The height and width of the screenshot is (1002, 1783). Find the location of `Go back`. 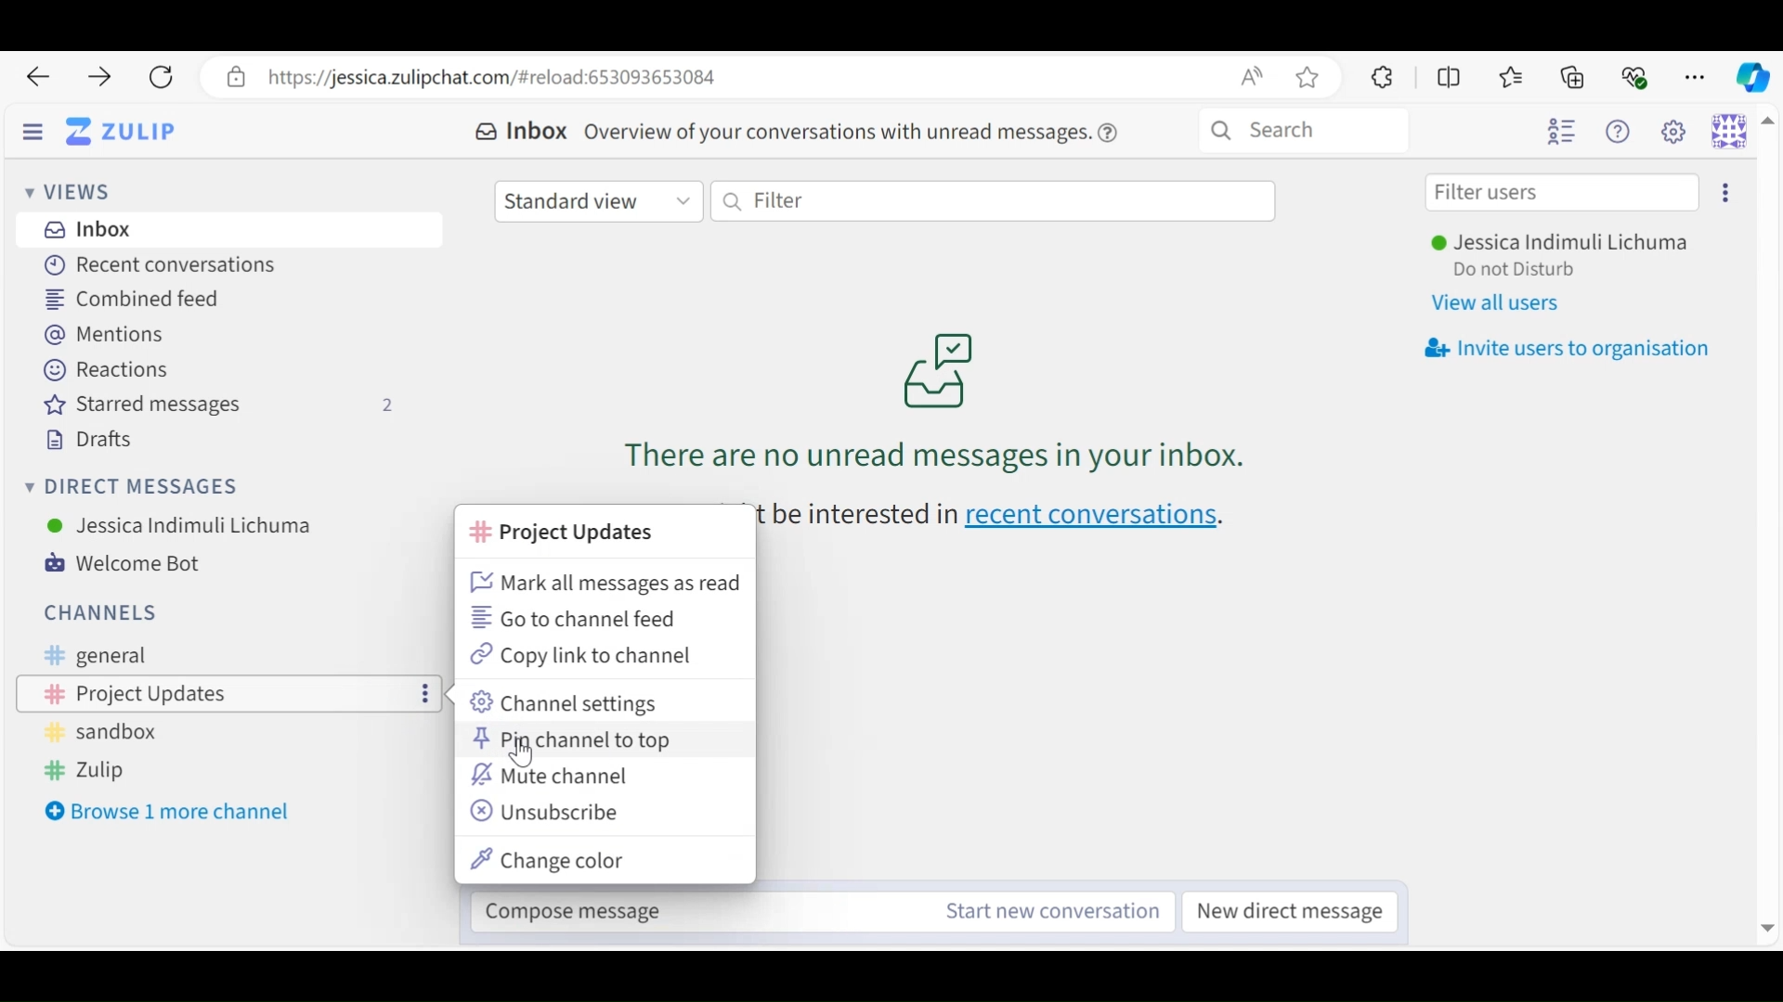

Go back is located at coordinates (37, 77).